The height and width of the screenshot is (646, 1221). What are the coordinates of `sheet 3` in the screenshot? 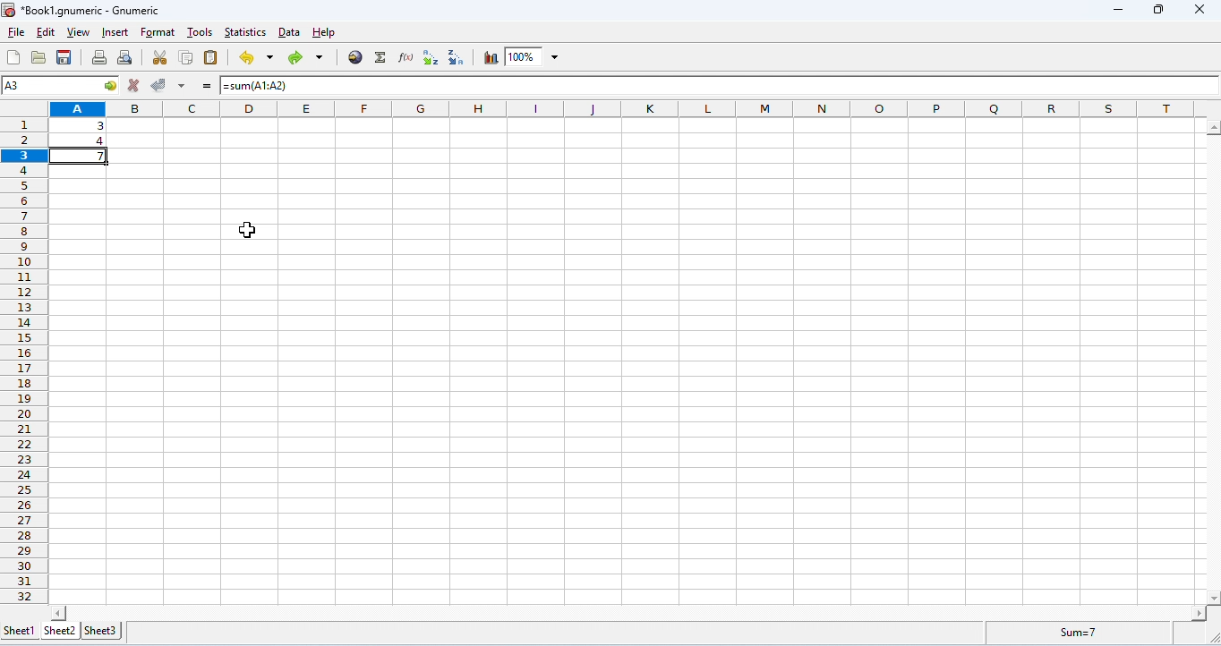 It's located at (101, 631).